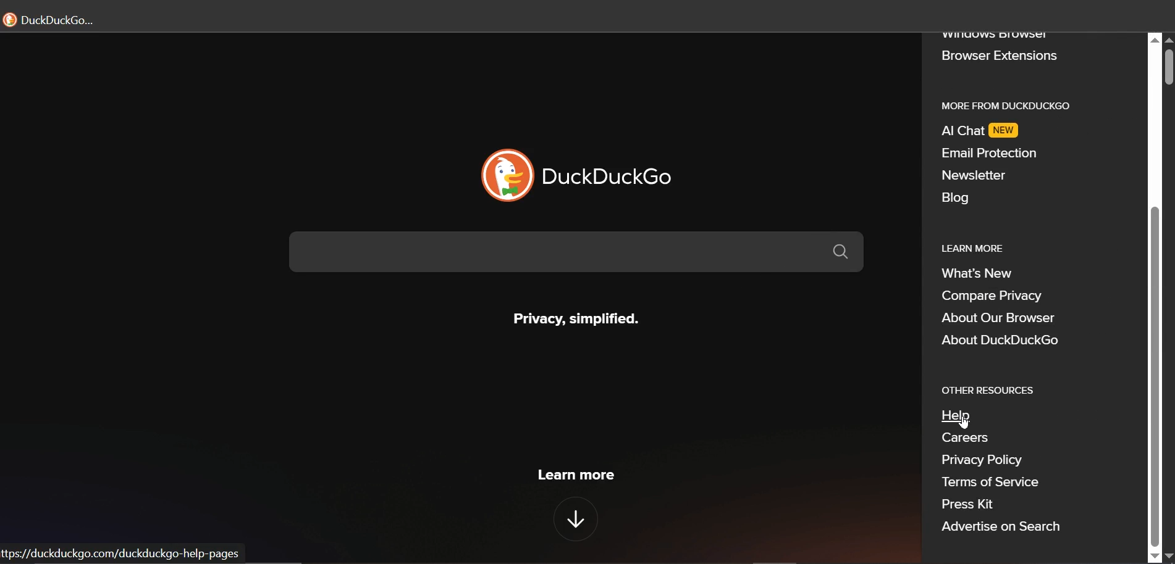  I want to click on OTHER RESOURCES, so click(990, 390).